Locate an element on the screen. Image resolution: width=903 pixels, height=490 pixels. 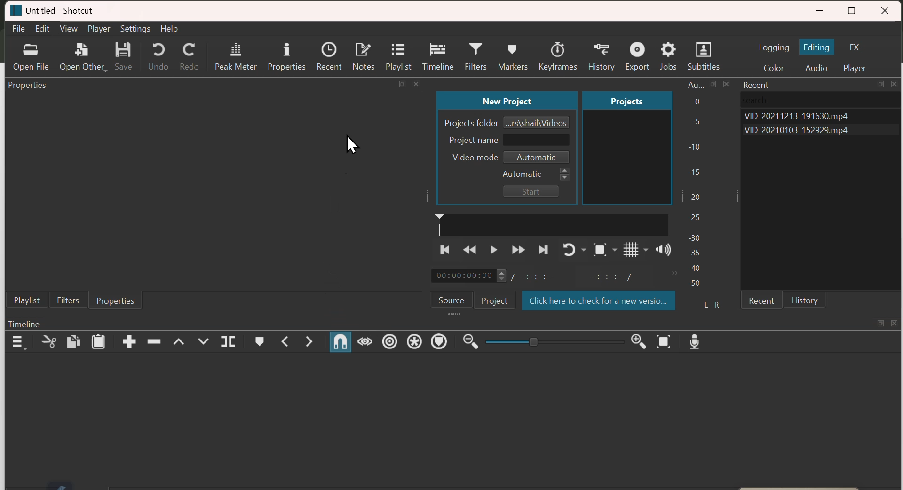
Copy is located at coordinates (74, 341).